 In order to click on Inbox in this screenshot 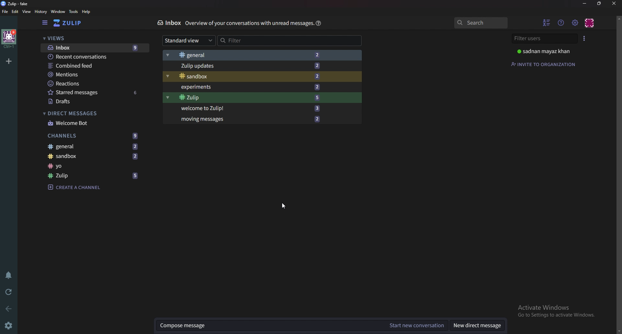, I will do `click(92, 48)`.